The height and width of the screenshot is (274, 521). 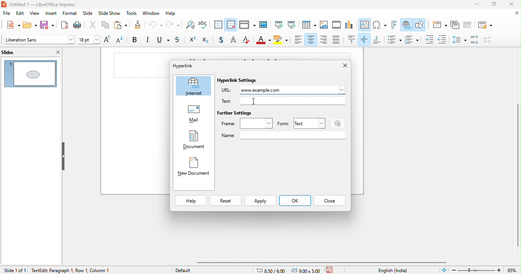 I want to click on align top, so click(x=352, y=40).